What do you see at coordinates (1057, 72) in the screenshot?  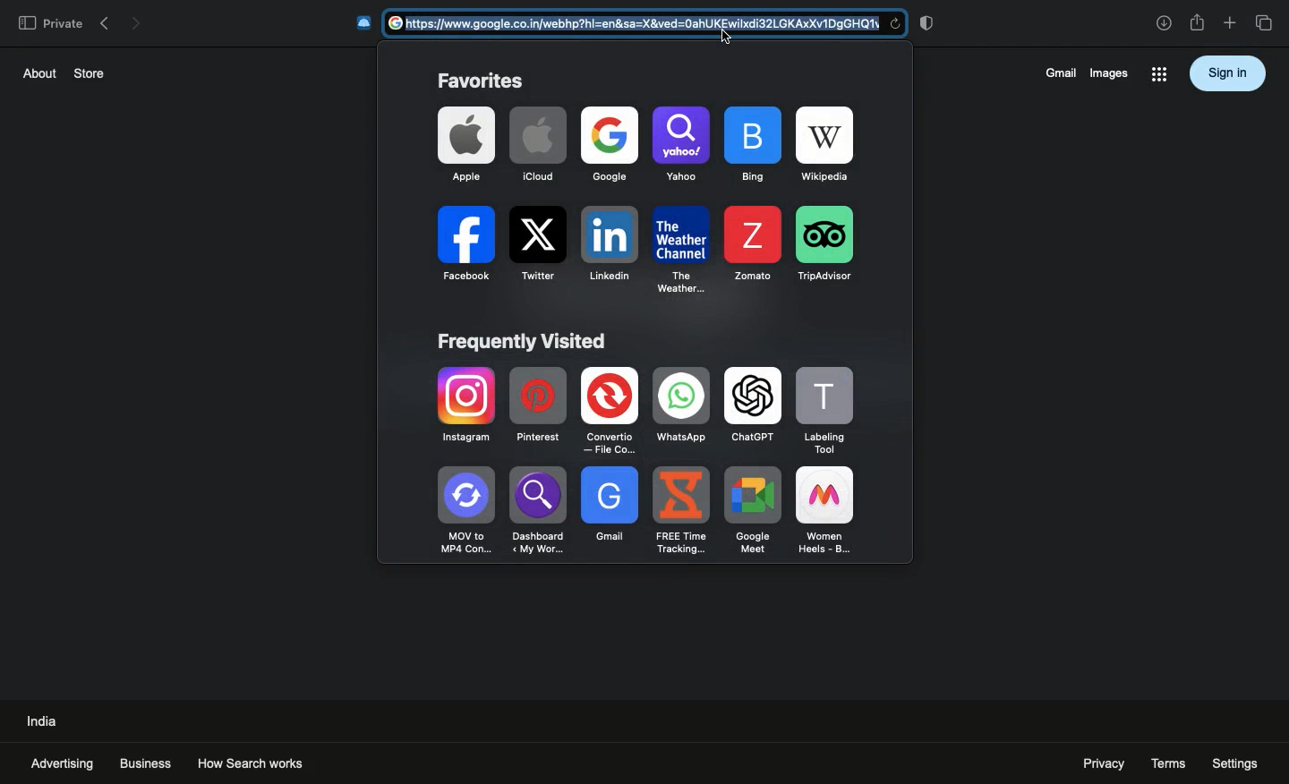 I see `gmail` at bounding box center [1057, 72].